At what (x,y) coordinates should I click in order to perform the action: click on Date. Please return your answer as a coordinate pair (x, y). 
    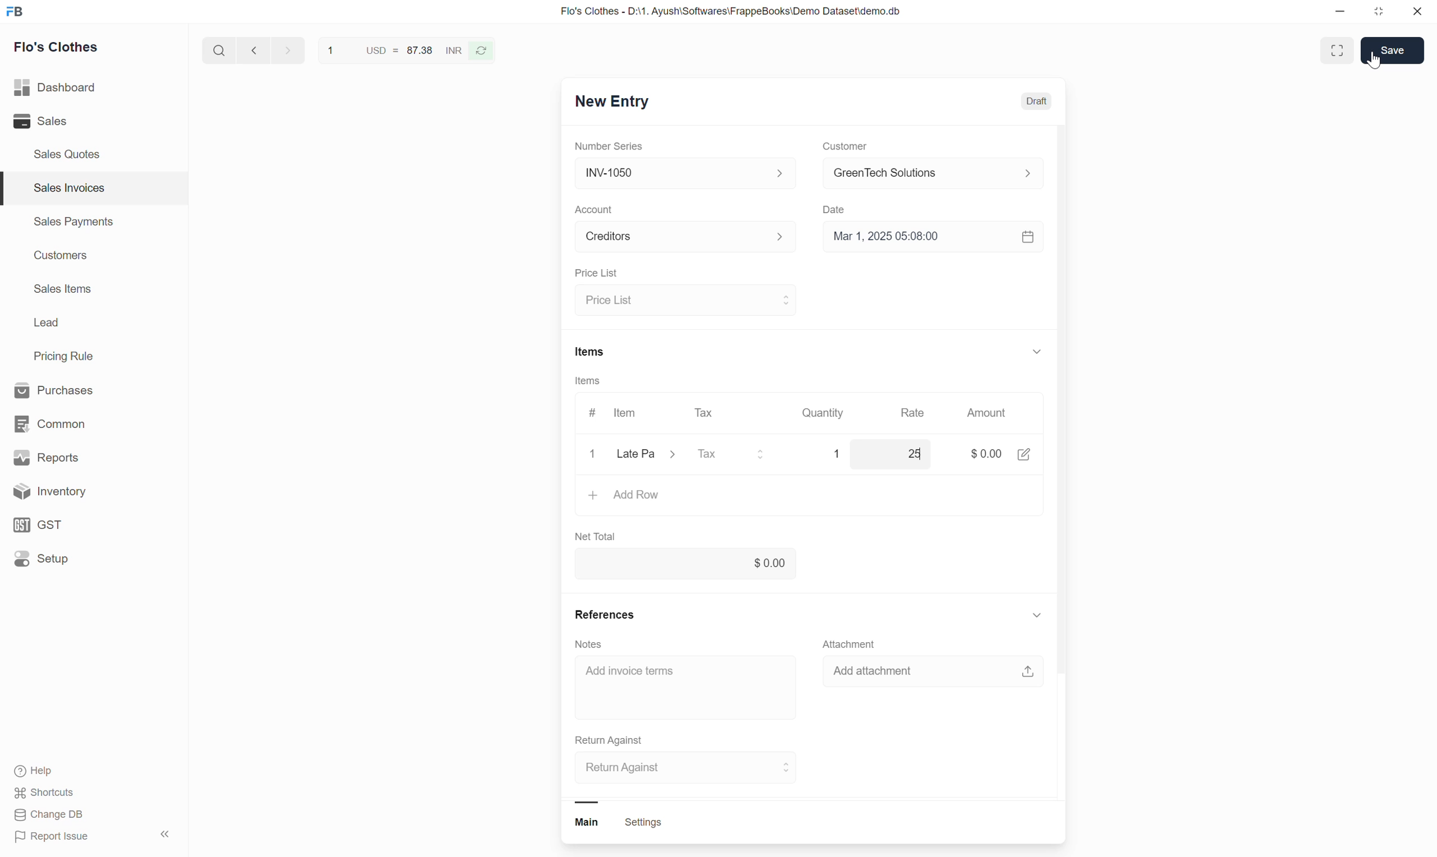
    Looking at the image, I should click on (837, 211).